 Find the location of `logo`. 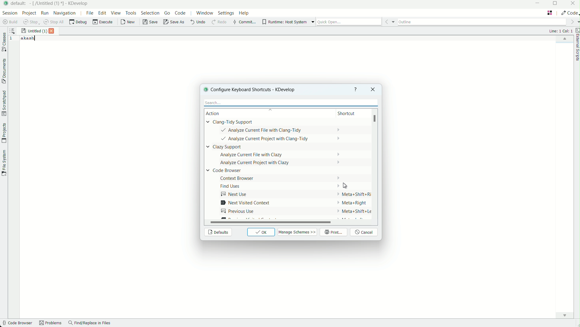

logo is located at coordinates (205, 89).